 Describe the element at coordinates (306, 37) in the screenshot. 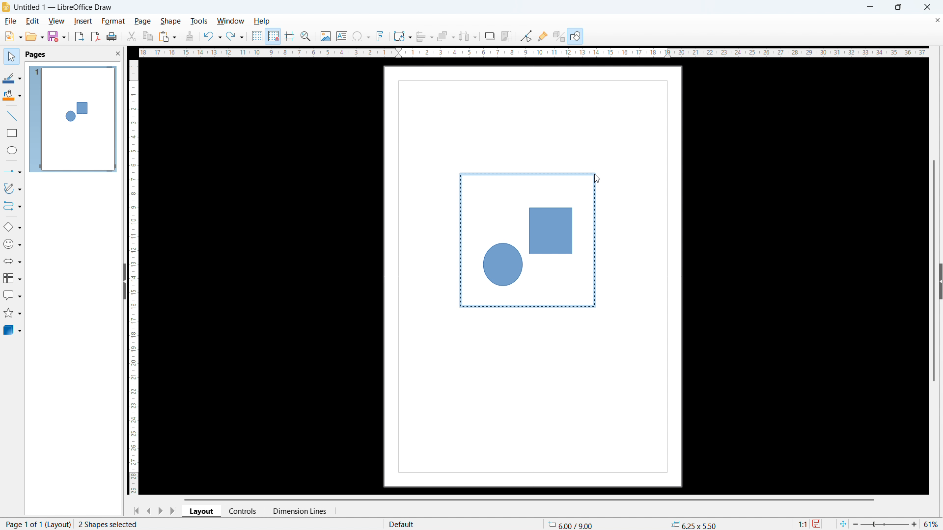

I see `zoom` at that location.